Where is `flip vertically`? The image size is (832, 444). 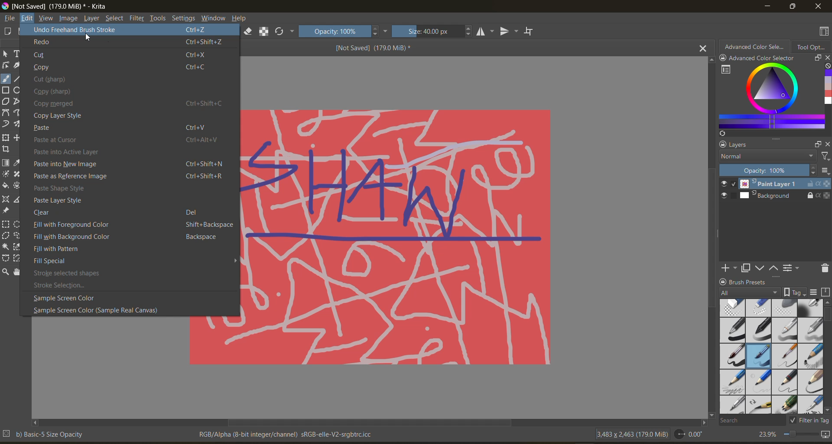 flip vertically is located at coordinates (509, 31).